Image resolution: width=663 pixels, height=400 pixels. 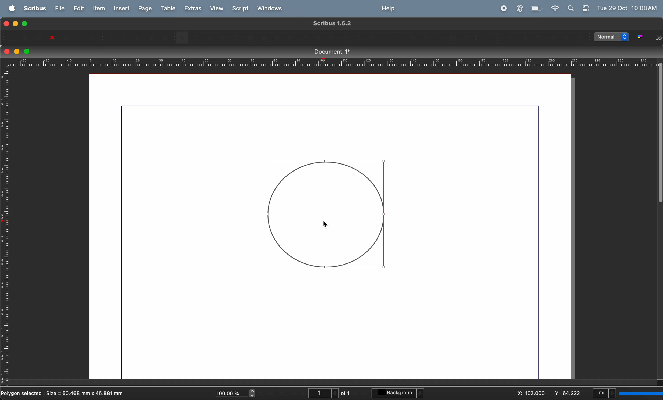 I want to click on scribus, so click(x=33, y=8).